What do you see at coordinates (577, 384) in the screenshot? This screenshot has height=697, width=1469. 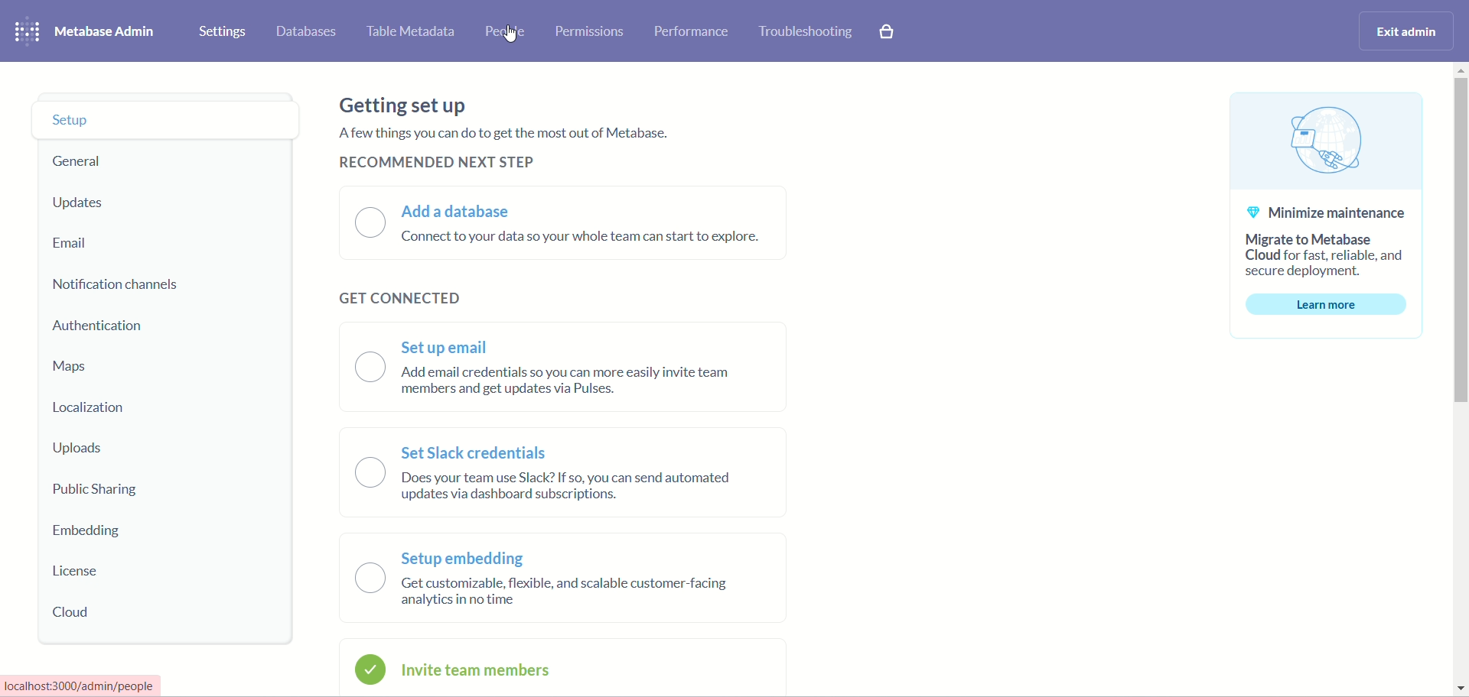 I see `text` at bounding box center [577, 384].